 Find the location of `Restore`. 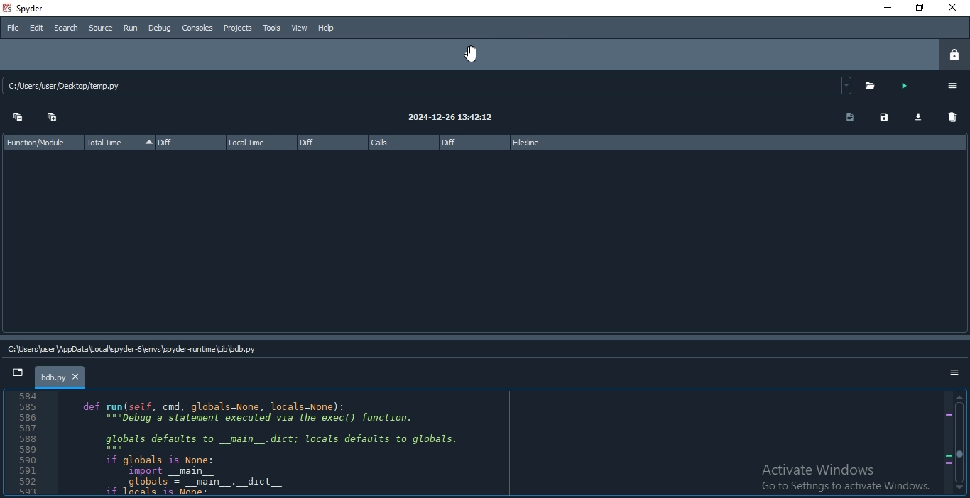

Restore is located at coordinates (920, 8).